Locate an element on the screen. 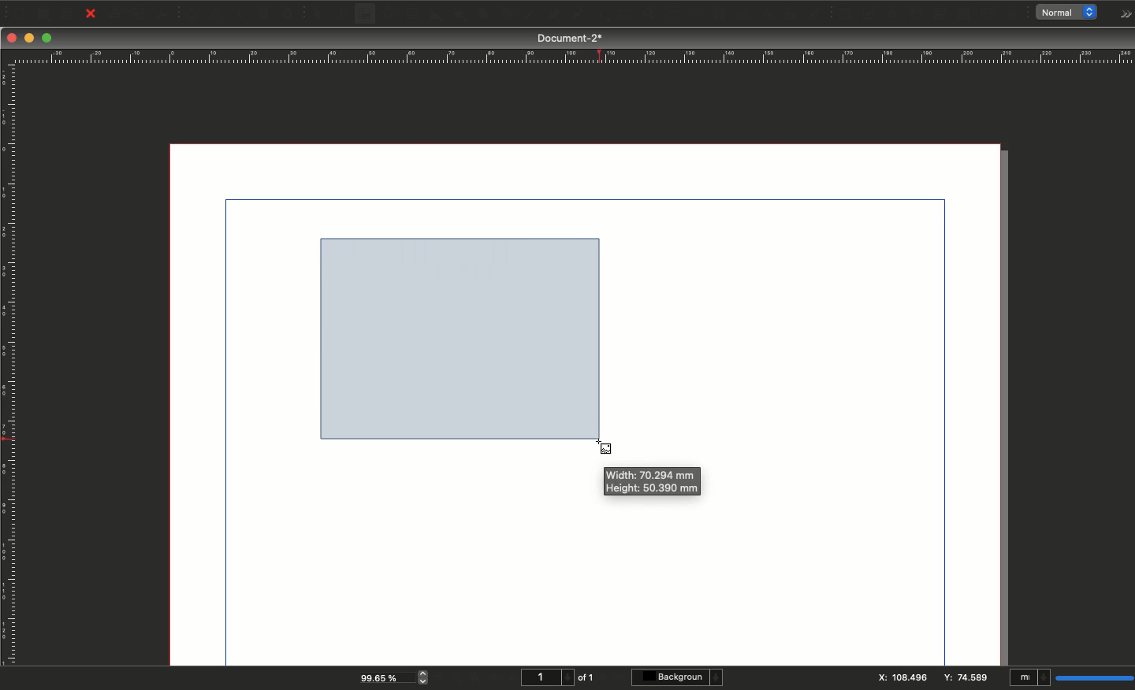 This screenshot has height=690, width=1135. PDF push button is located at coordinates (843, 13).